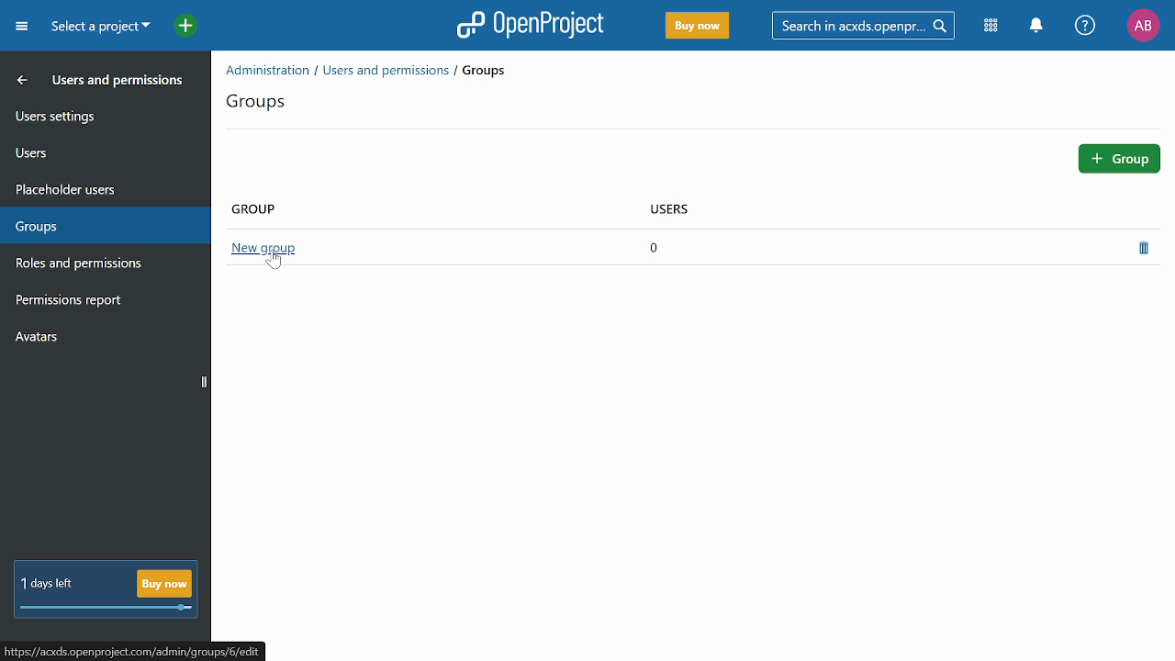  Describe the element at coordinates (100, 222) in the screenshot. I see `Groups` at that location.